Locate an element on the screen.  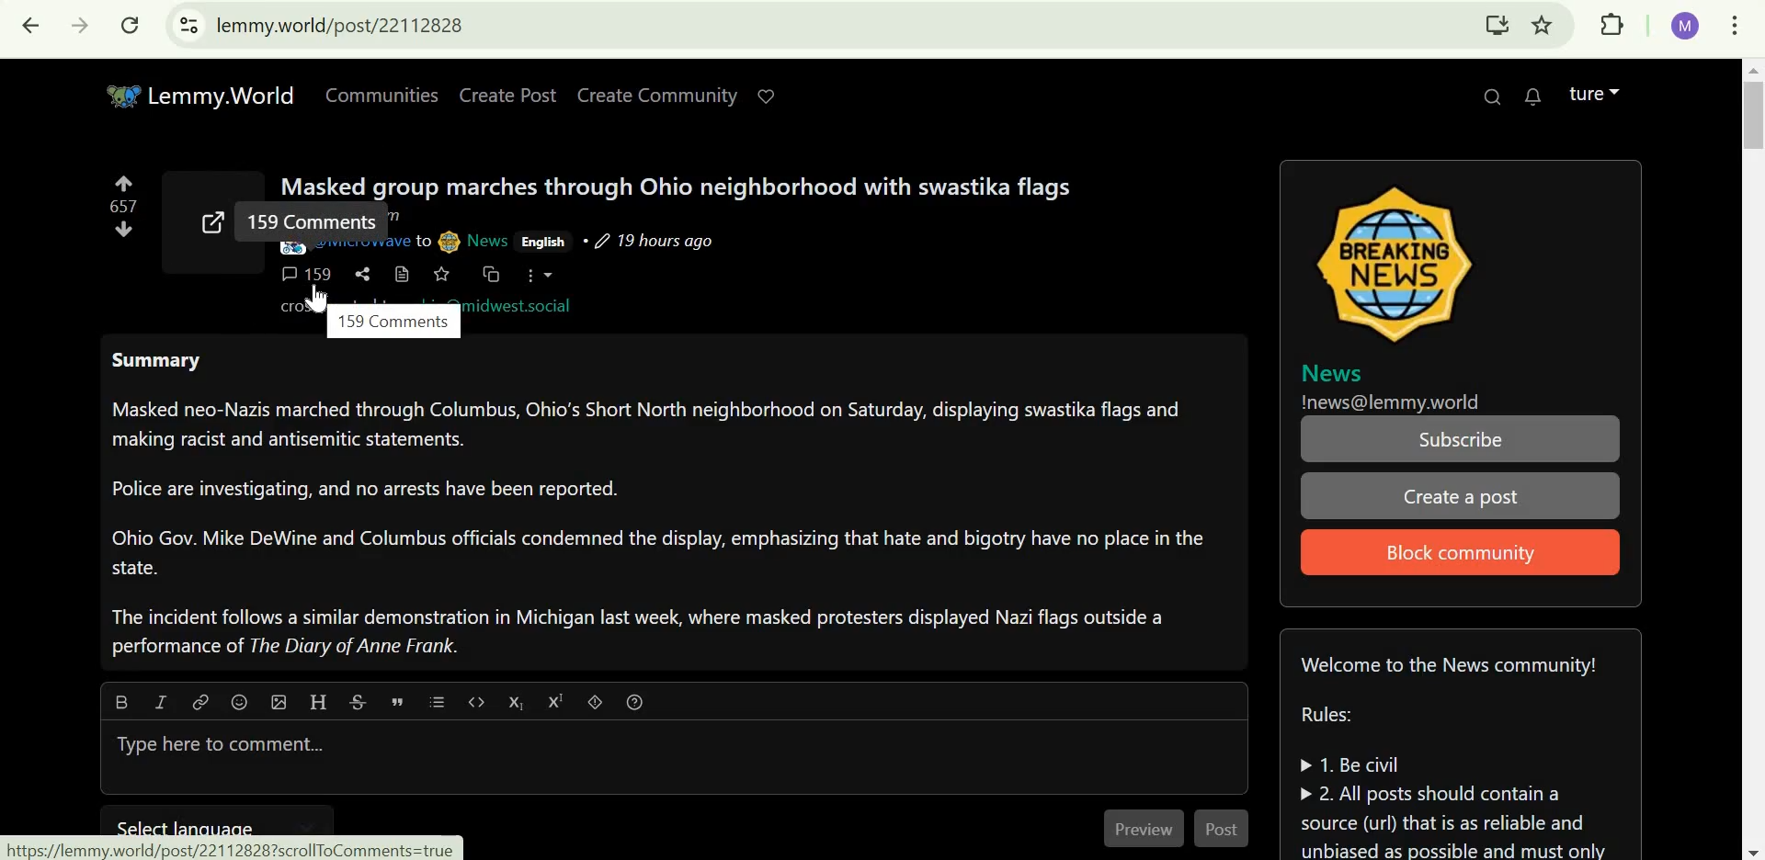
strikethrough is located at coordinates (356, 702).